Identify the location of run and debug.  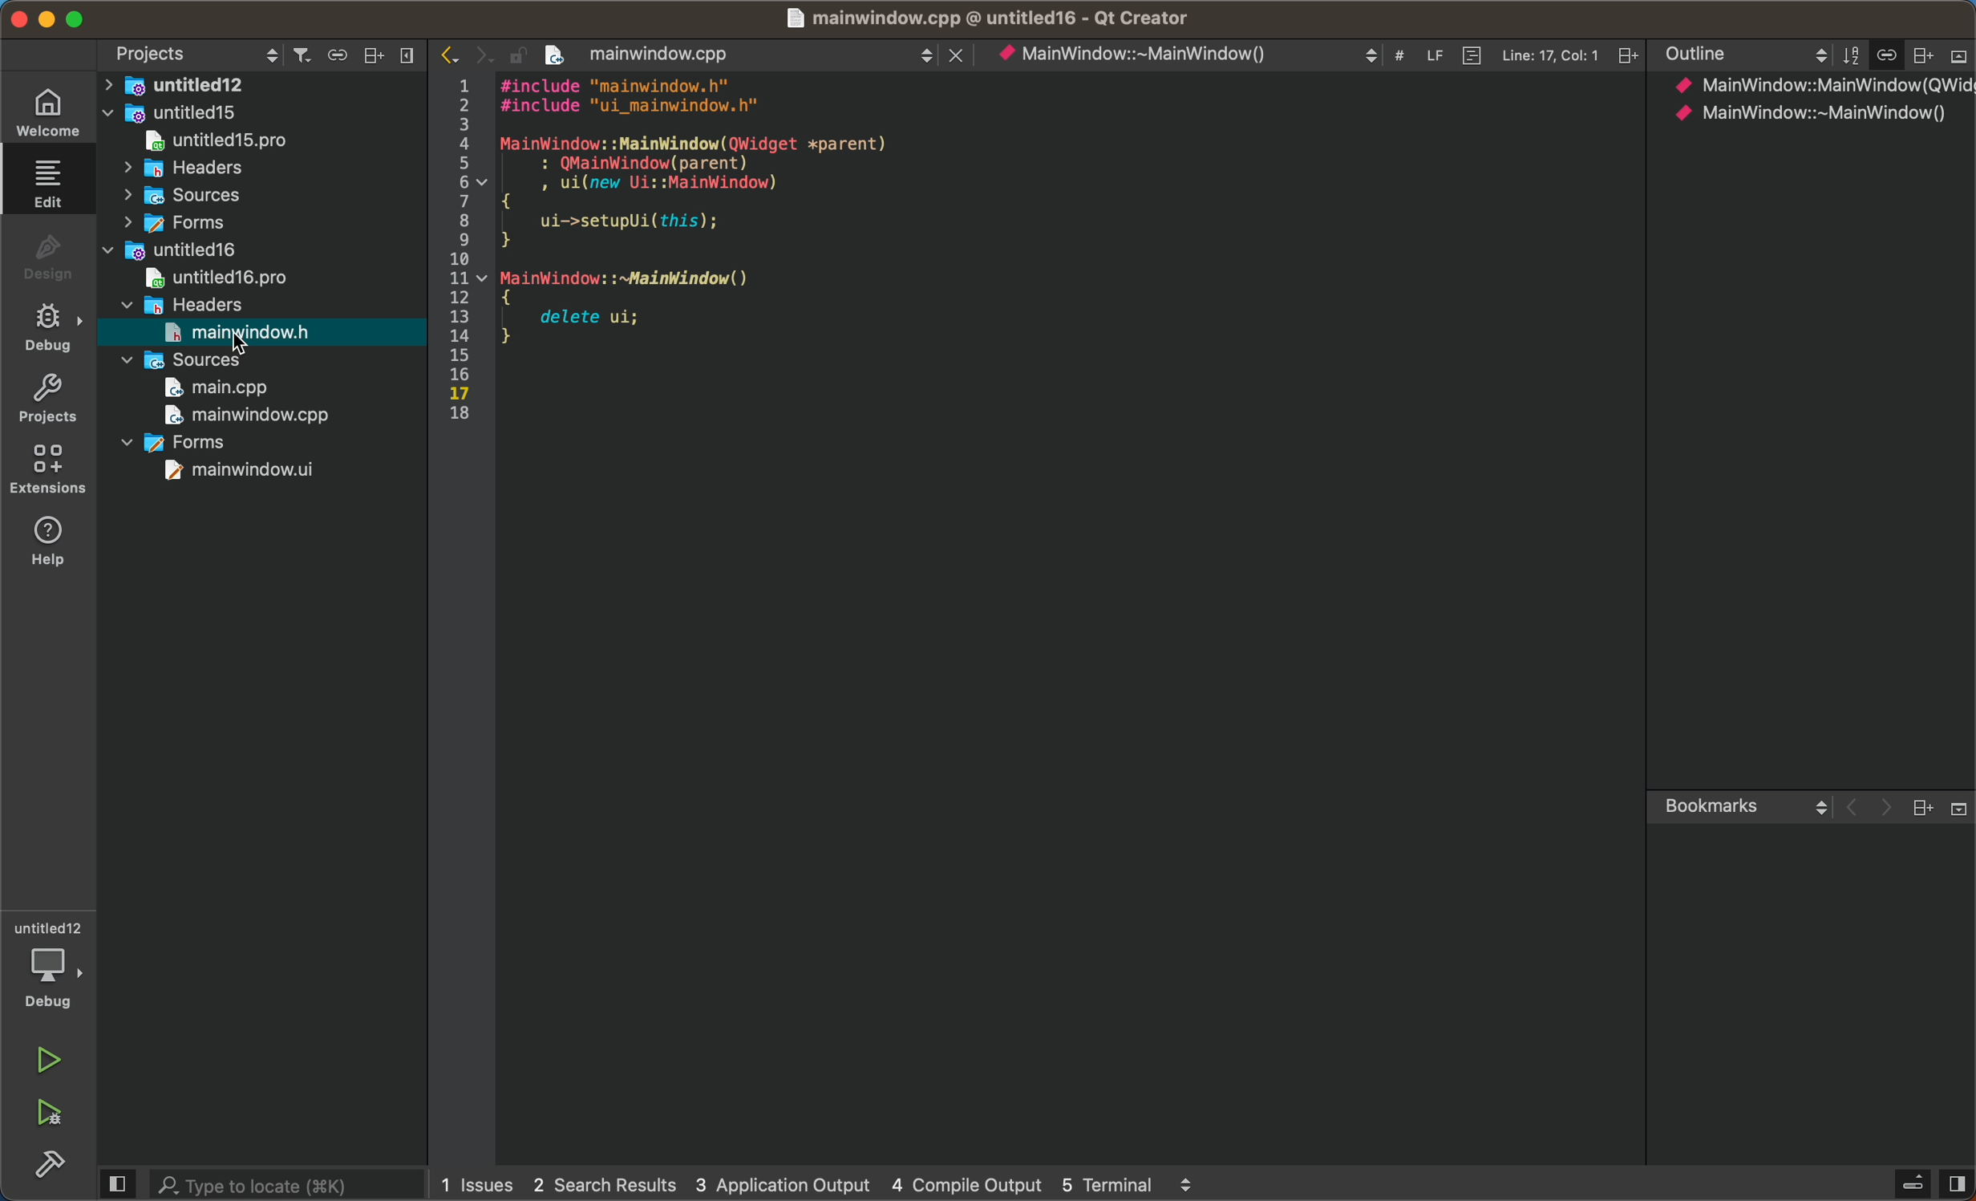
(52, 1118).